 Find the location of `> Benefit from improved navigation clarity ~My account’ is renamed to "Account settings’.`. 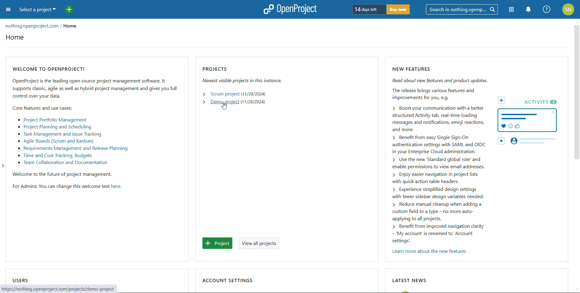

> Benefit from improved navigation clarity ~My account’ is renamed to "Account settings’. is located at coordinates (435, 234).